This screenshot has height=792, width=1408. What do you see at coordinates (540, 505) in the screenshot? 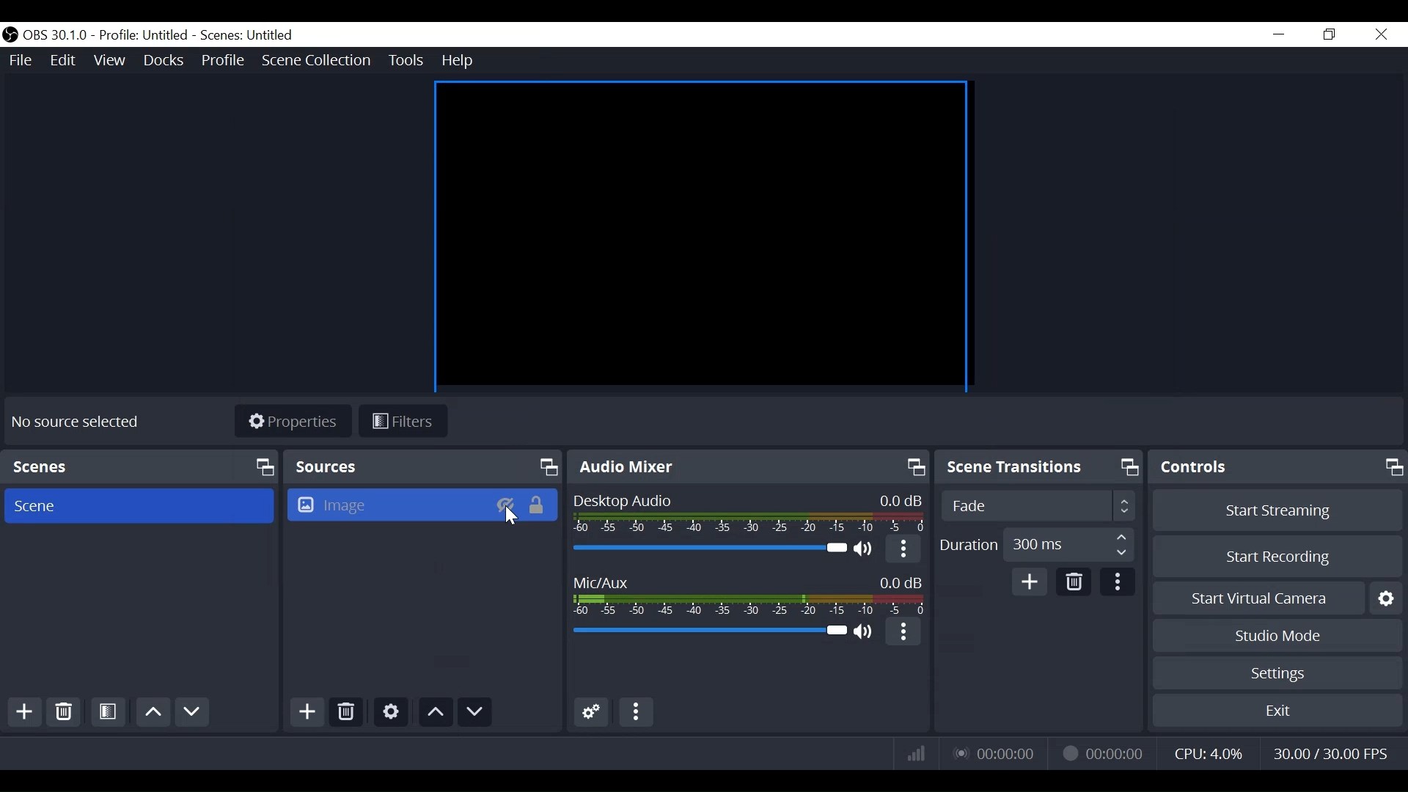
I see `(un)Lock` at bounding box center [540, 505].